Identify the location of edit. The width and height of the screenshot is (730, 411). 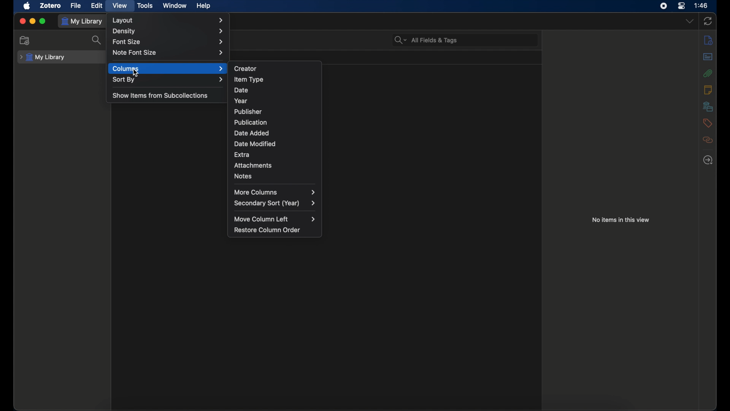
(97, 5).